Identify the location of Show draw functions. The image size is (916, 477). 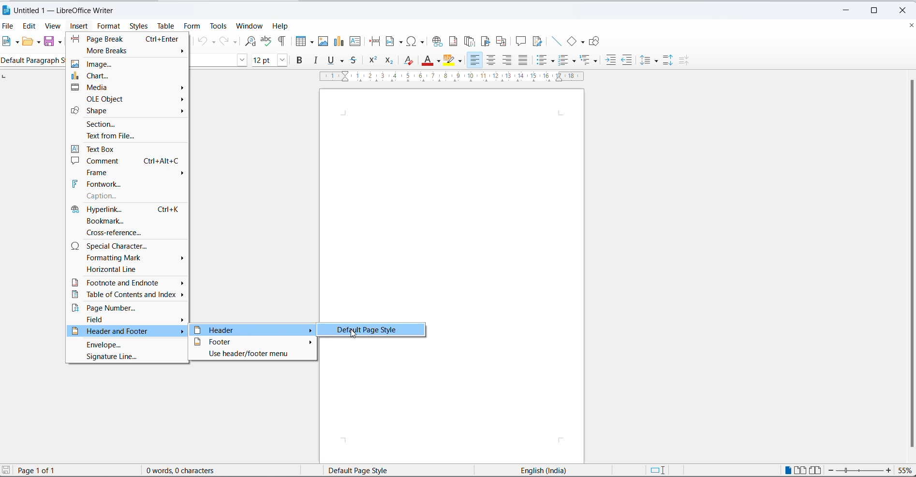
(596, 42).